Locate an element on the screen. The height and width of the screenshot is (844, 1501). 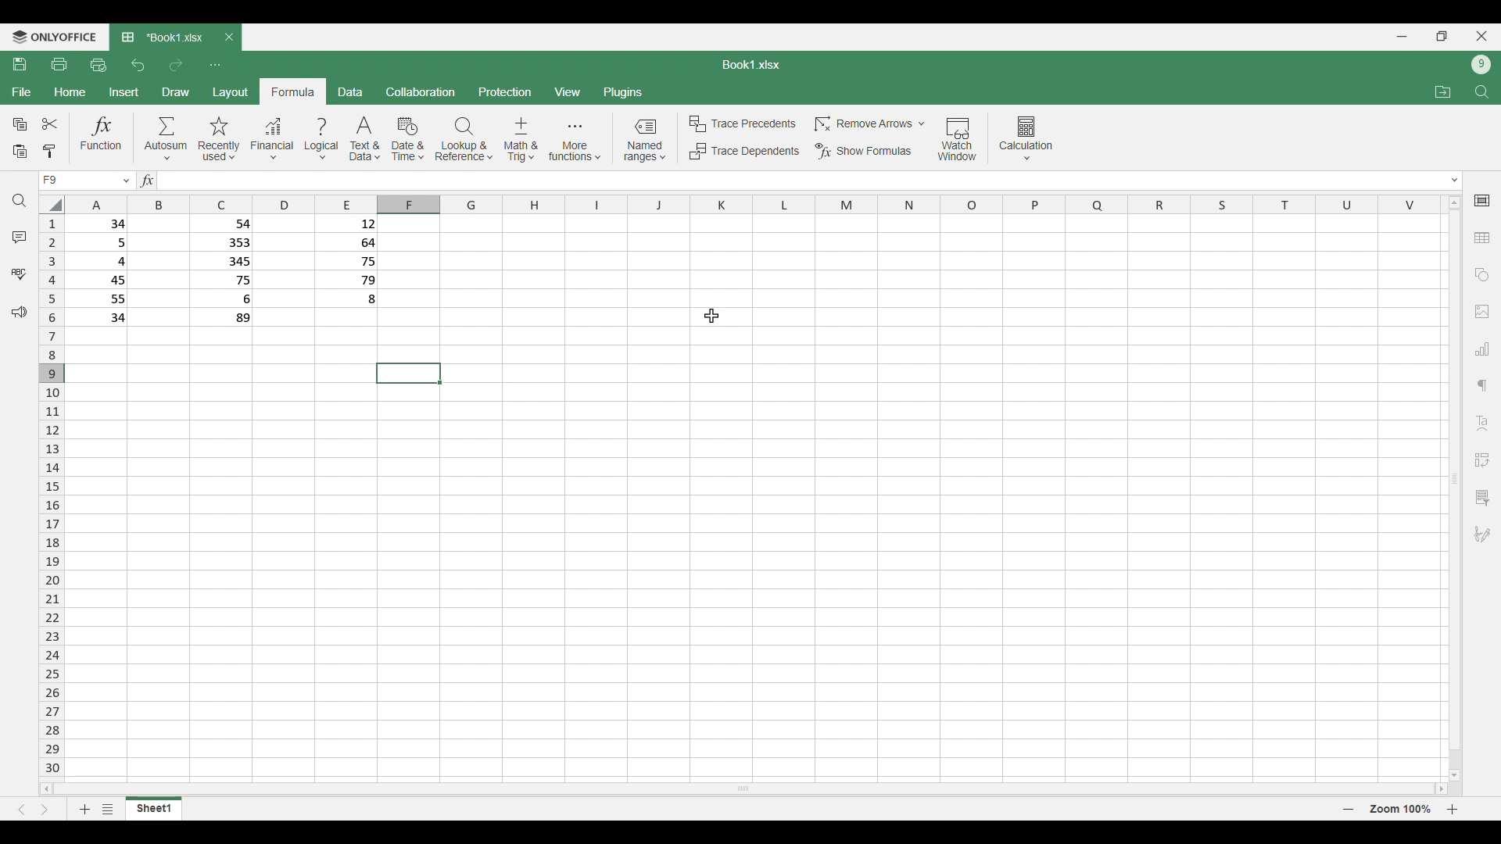
Spell check is located at coordinates (19, 274).